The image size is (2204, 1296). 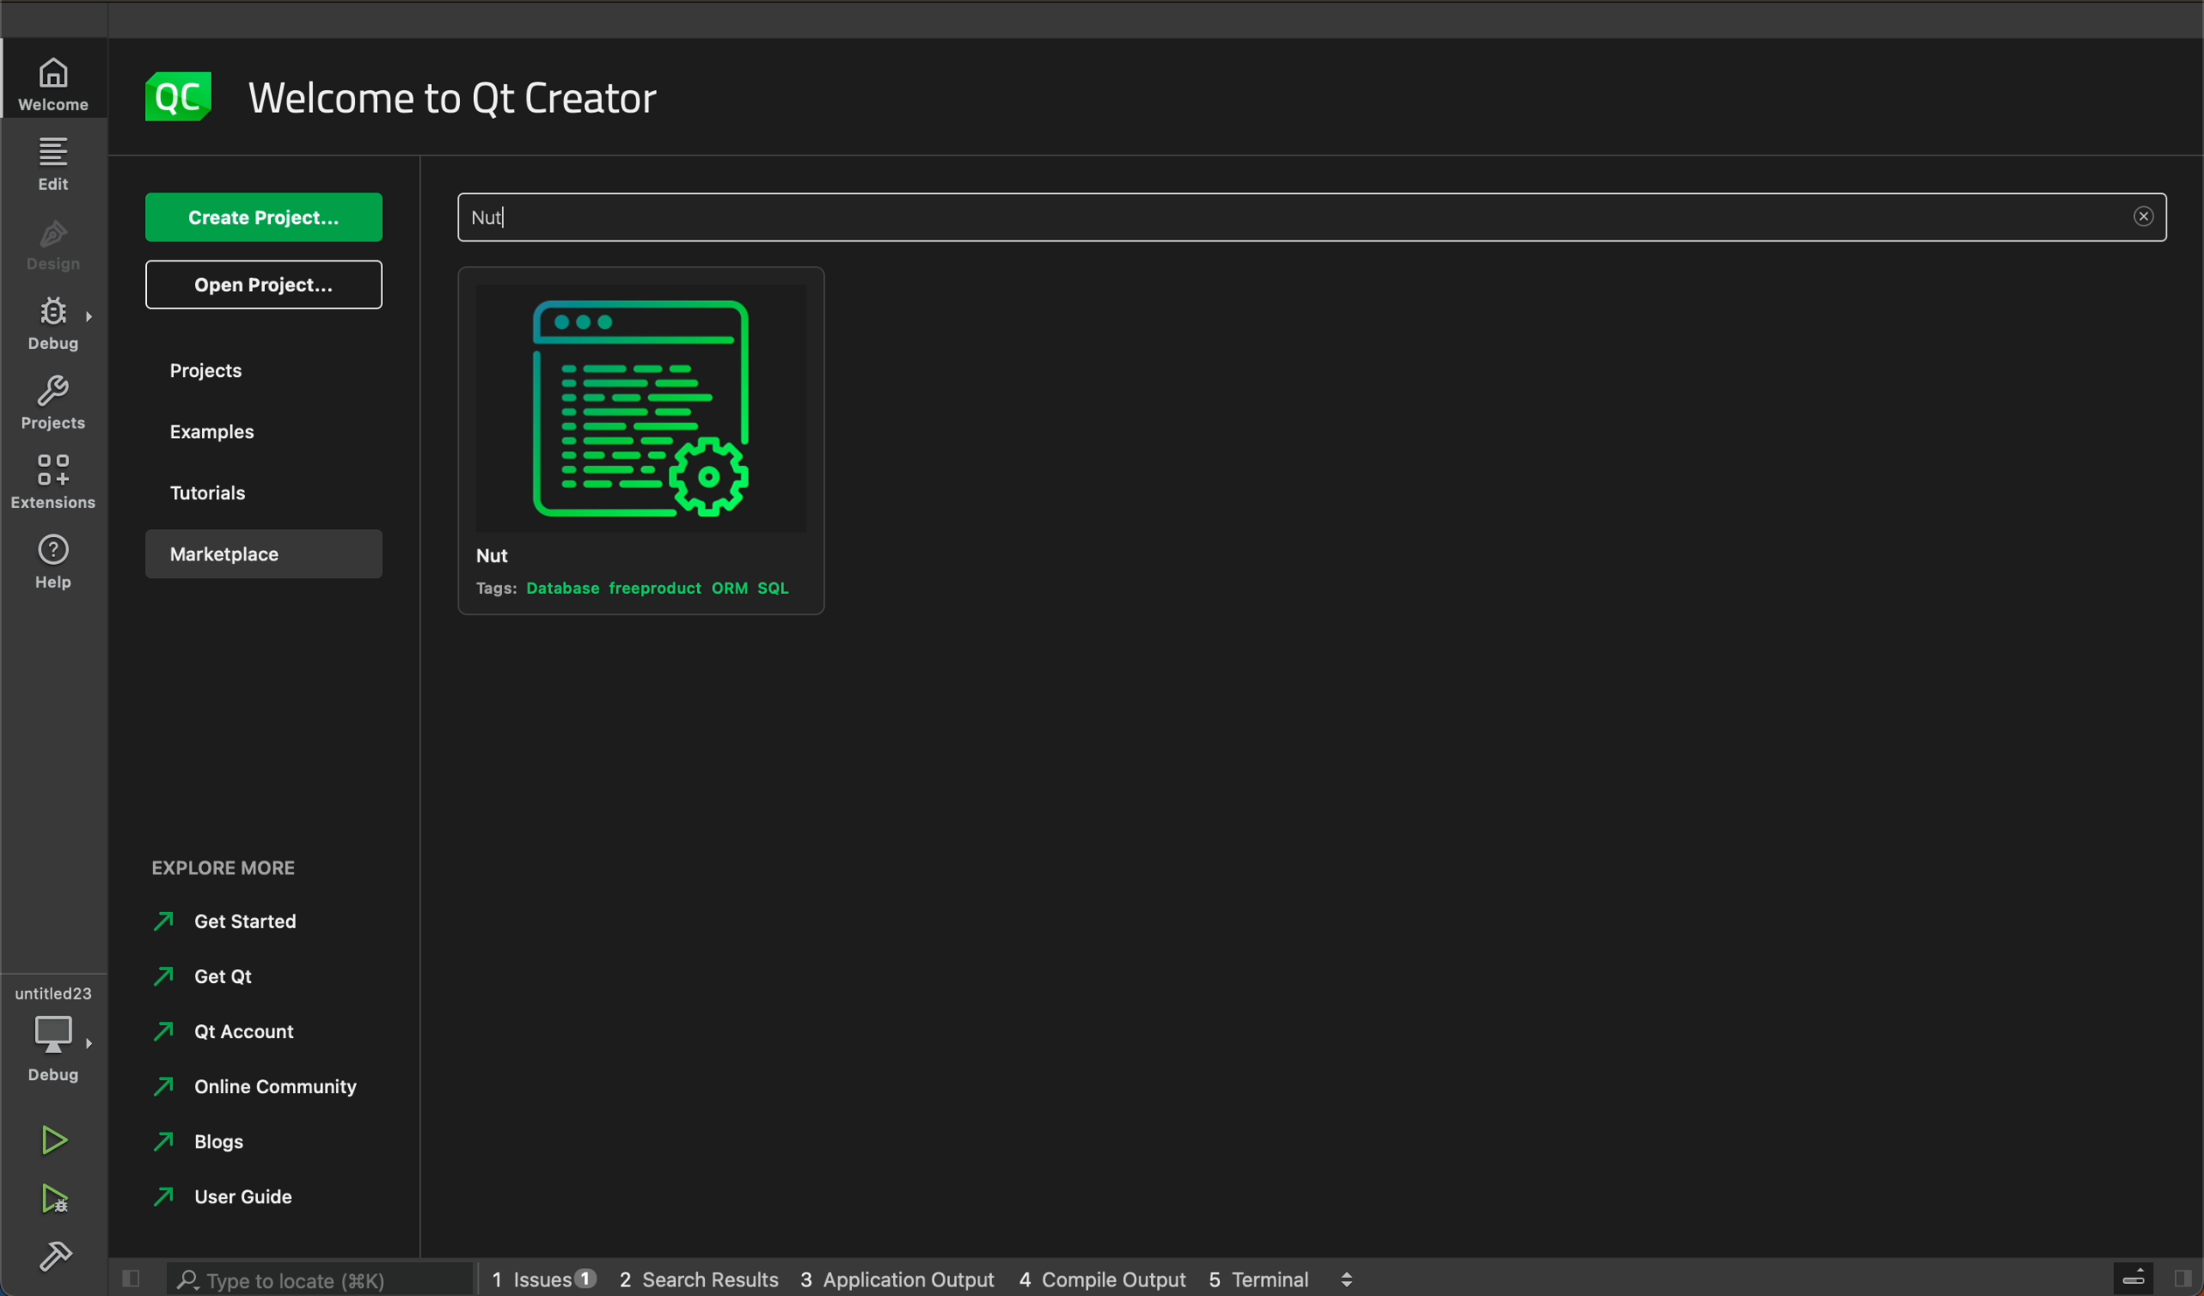 I want to click on extensions, so click(x=54, y=488).